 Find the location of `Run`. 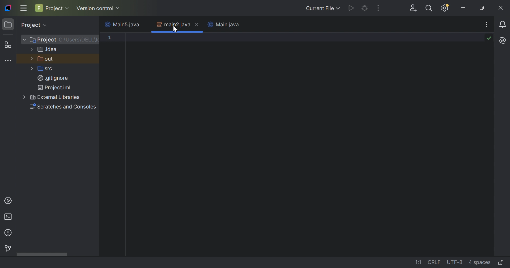

Run is located at coordinates (351, 7).